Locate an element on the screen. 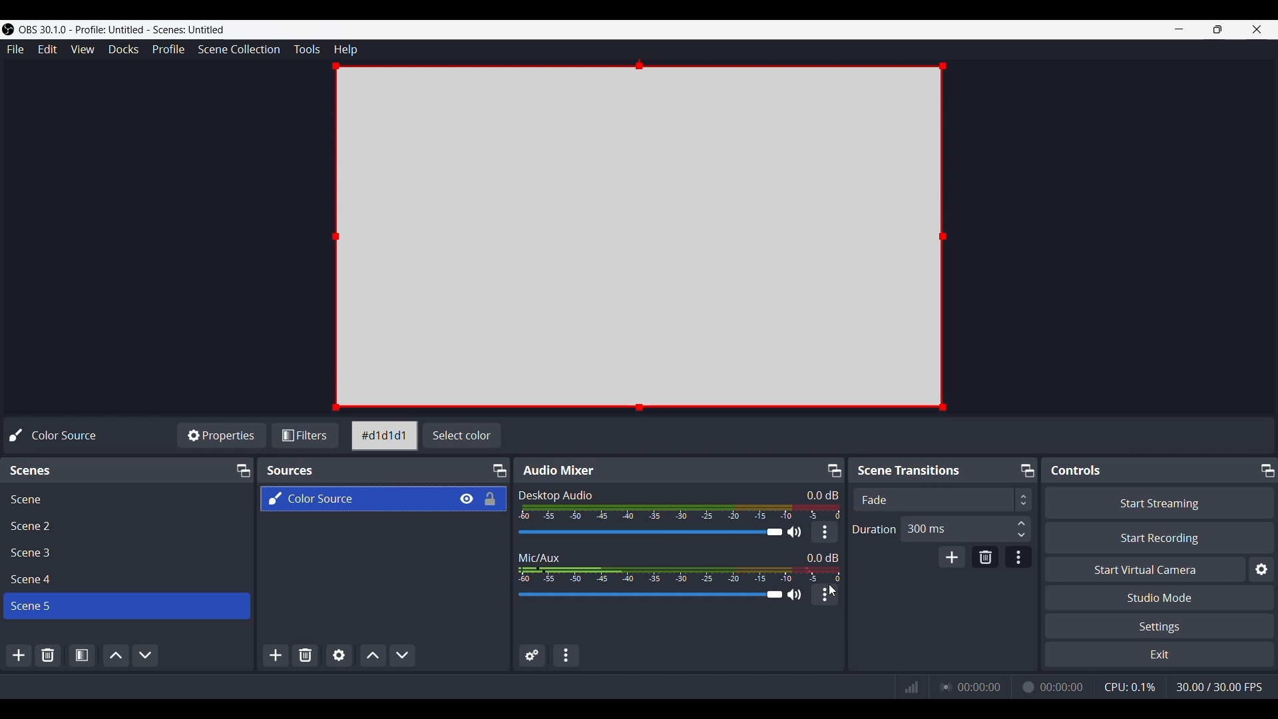  Move Sources Up  is located at coordinates (372, 656).